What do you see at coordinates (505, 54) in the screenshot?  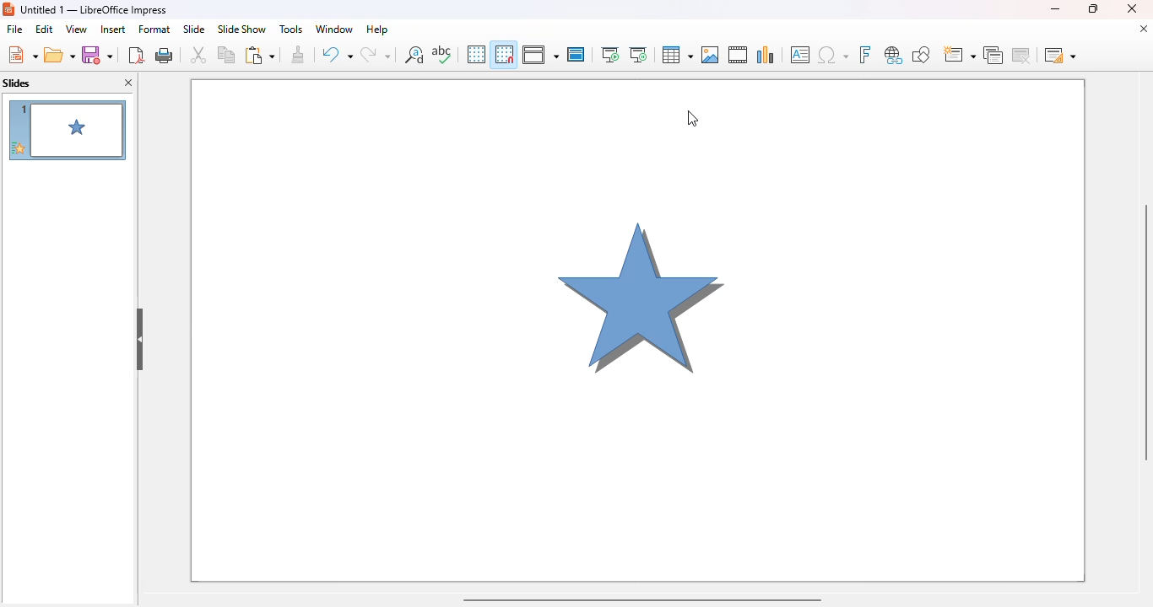 I see `snap to grid` at bounding box center [505, 54].